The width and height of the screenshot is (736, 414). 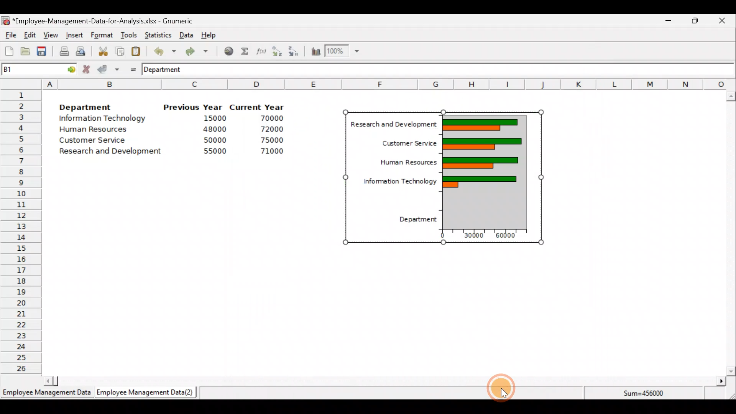 What do you see at coordinates (213, 34) in the screenshot?
I see `Help` at bounding box center [213, 34].